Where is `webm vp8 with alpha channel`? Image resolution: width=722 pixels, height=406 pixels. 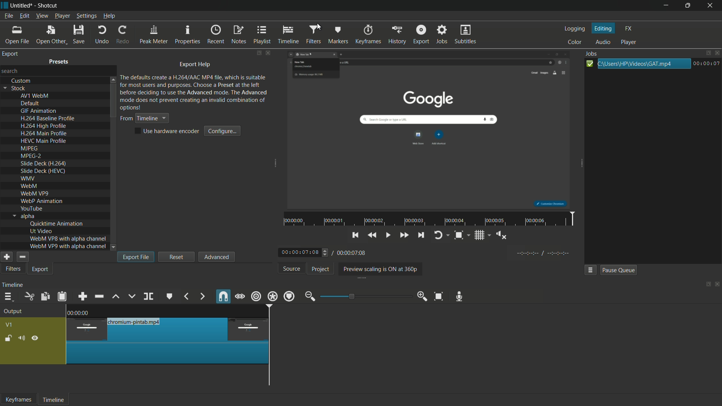 webm vp8 with alpha channel is located at coordinates (67, 239).